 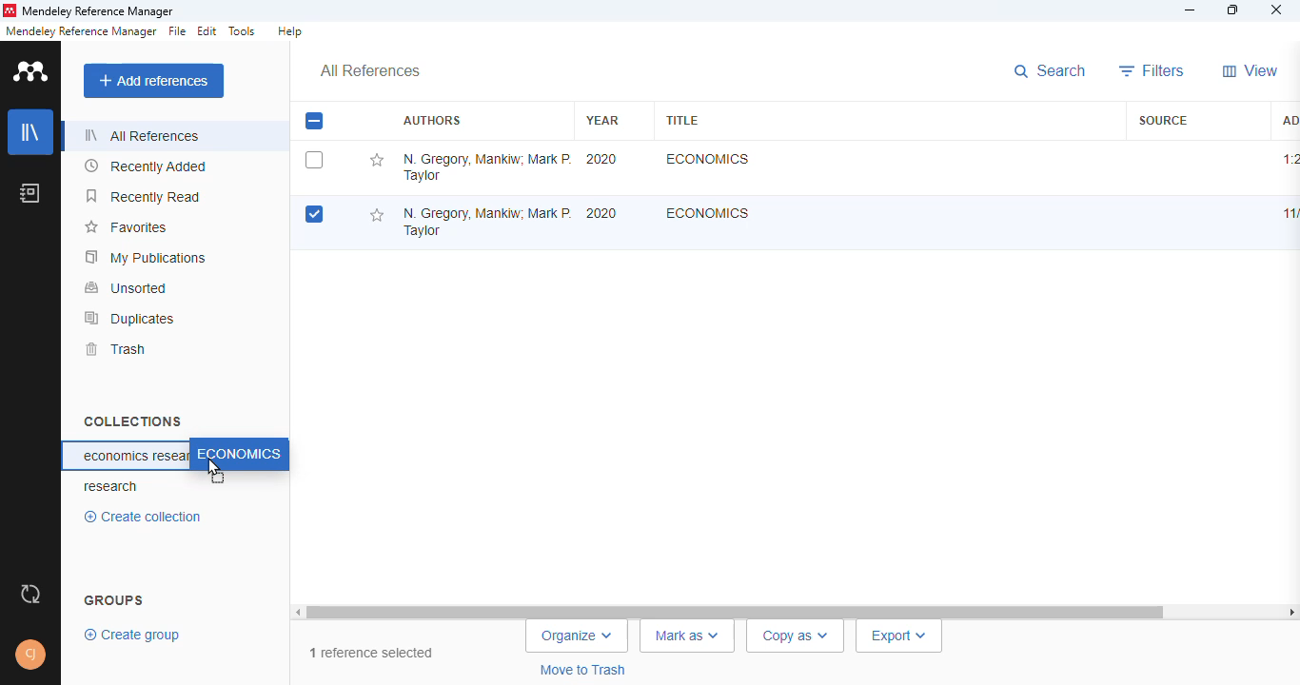 What do you see at coordinates (705, 159) in the screenshot?
I see `Economics` at bounding box center [705, 159].